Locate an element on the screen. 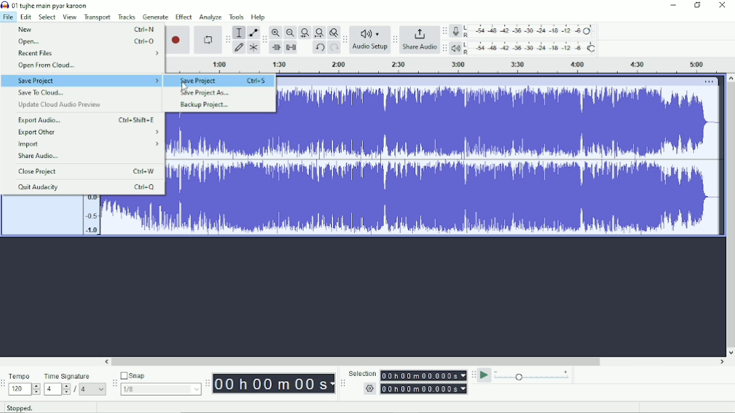 This screenshot has width=735, height=413. Audacity play-at-speed toolbar is located at coordinates (473, 375).